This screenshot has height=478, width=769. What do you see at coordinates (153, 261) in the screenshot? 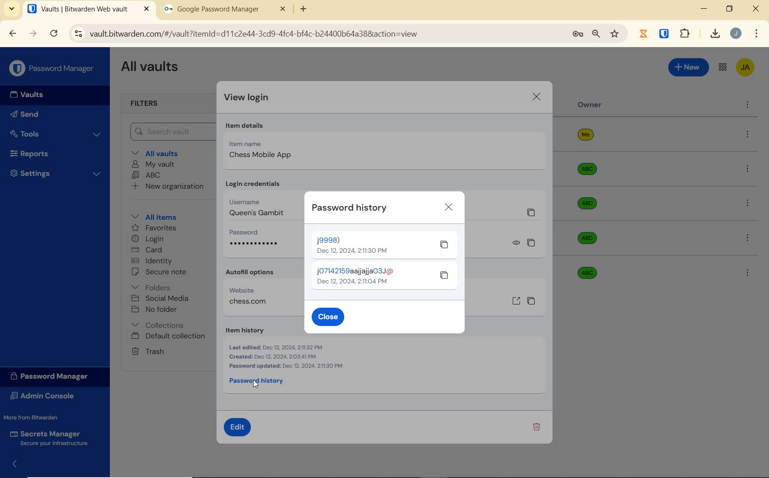
I see `identity` at bounding box center [153, 261].